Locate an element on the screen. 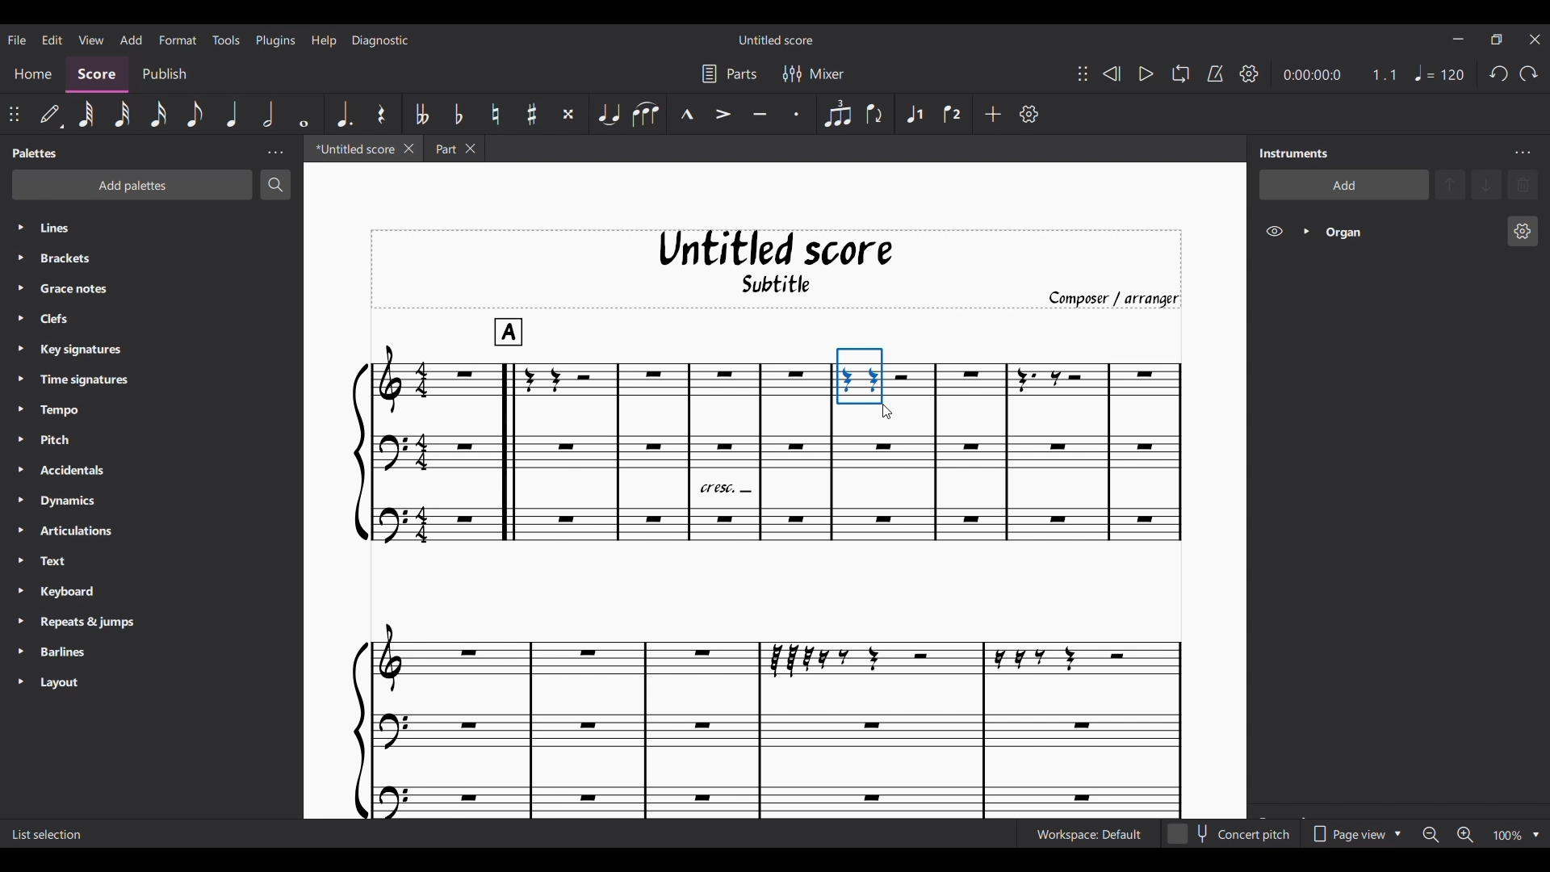 The width and height of the screenshot is (1550, 872). Close interface is located at coordinates (1535, 39).